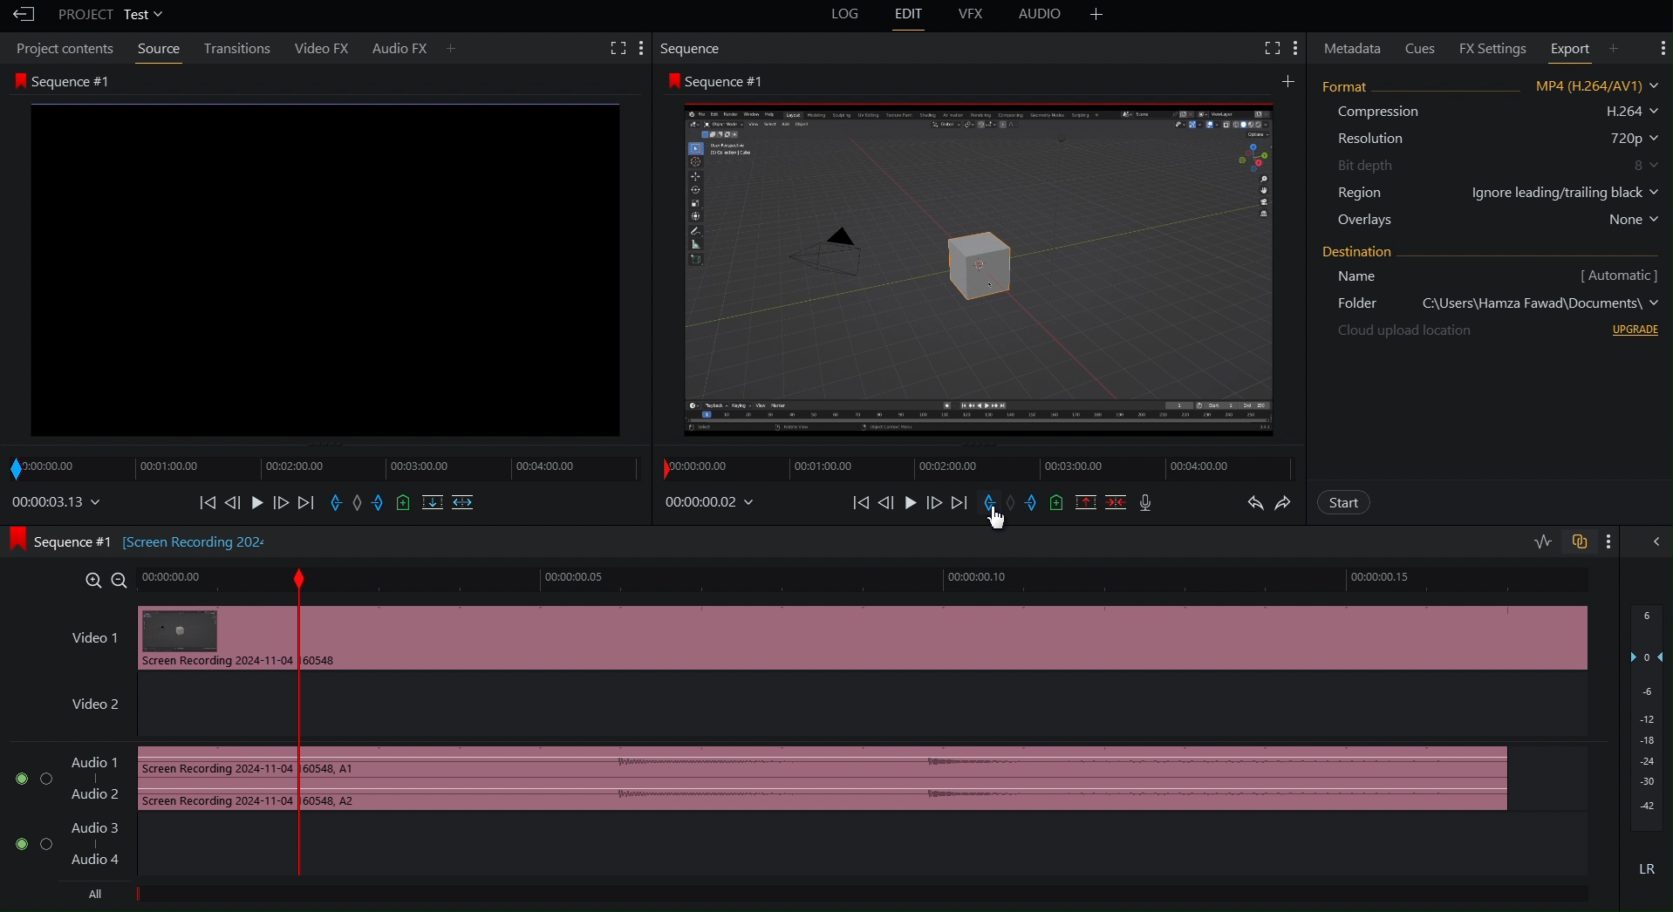 This screenshot has height=912, width=1673. What do you see at coordinates (1344, 502) in the screenshot?
I see `Start` at bounding box center [1344, 502].